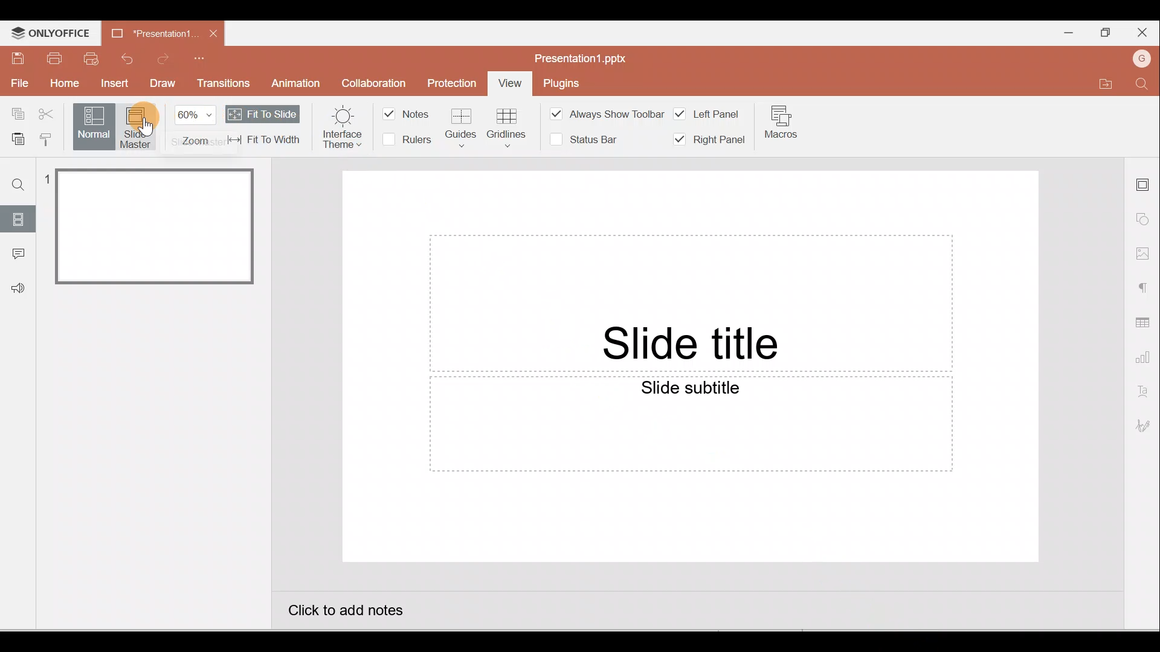 This screenshot has width=1160, height=652. Describe the element at coordinates (507, 124) in the screenshot. I see `Gridlines` at that location.